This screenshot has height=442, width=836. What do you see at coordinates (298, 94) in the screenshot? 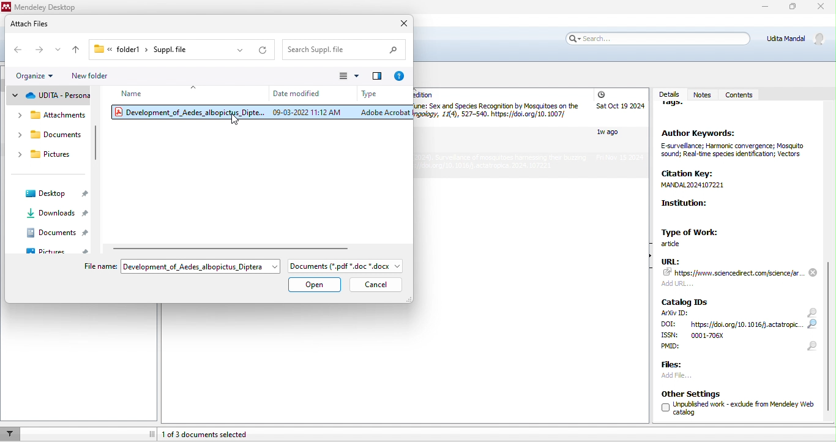
I see `date modified` at bounding box center [298, 94].